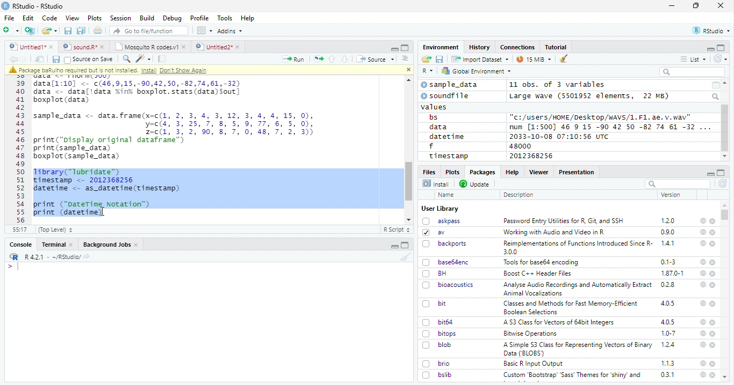  I want to click on 55:17, so click(20, 229).